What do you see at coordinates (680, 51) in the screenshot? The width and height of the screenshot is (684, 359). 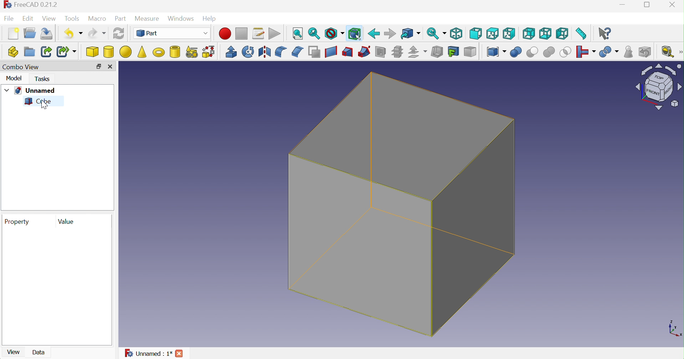 I see `[Measure]` at bounding box center [680, 51].